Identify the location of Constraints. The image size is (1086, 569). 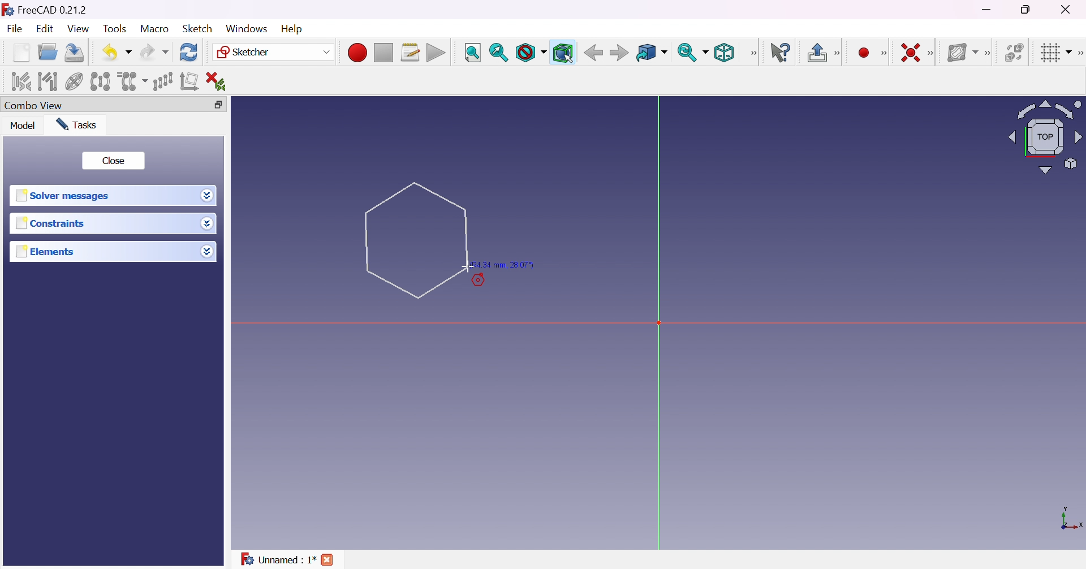
(54, 223).